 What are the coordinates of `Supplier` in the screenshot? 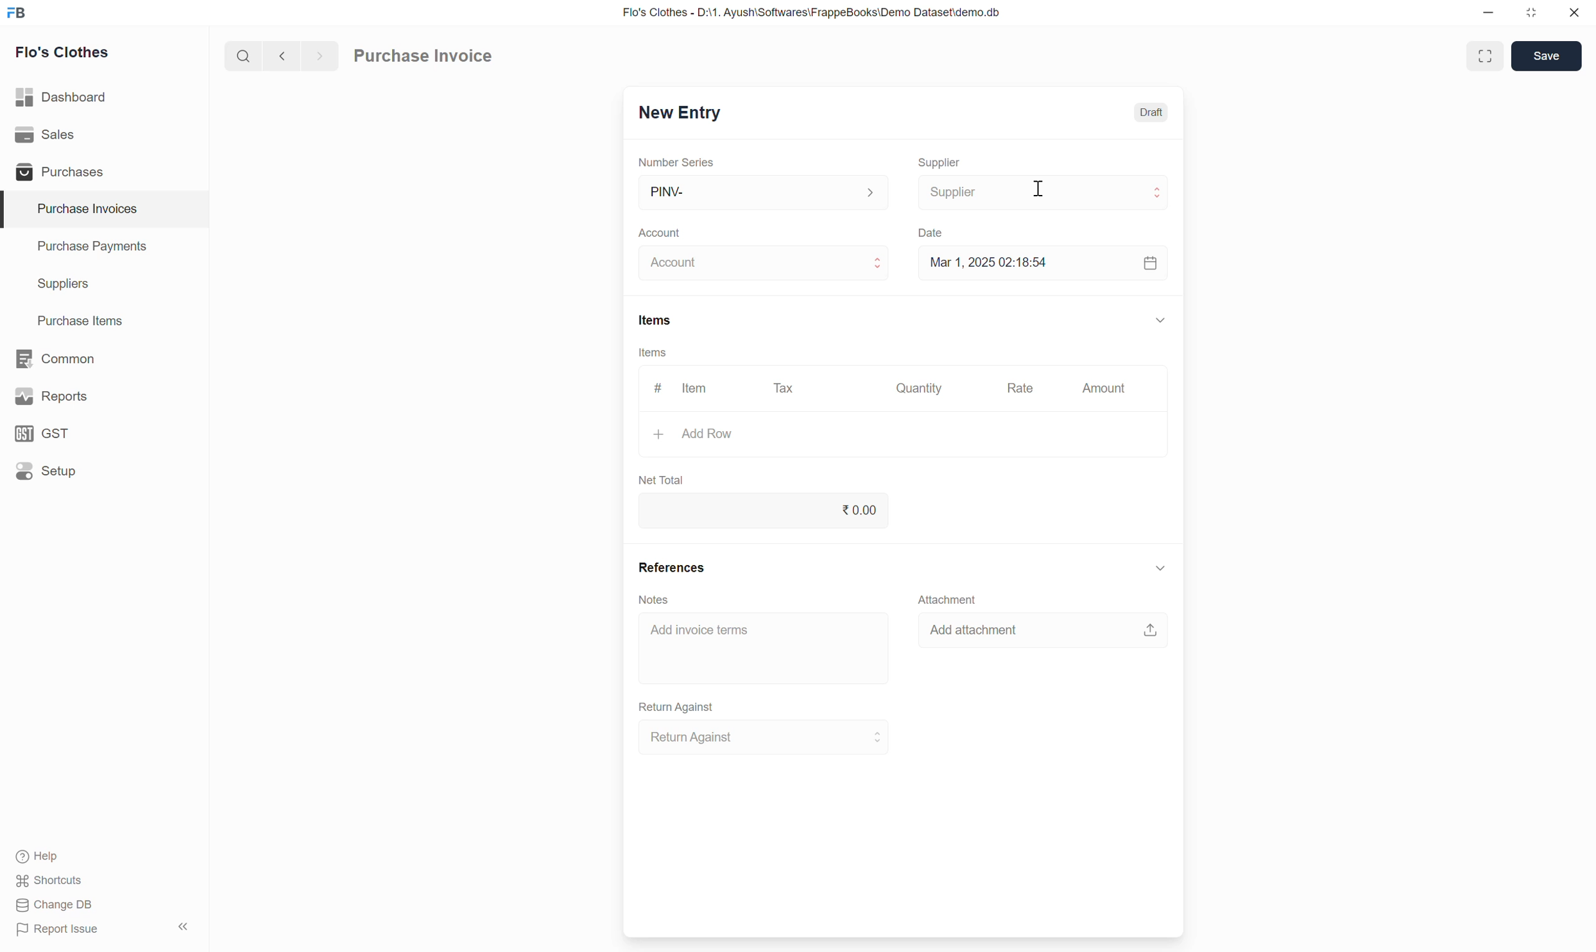 It's located at (1043, 193).